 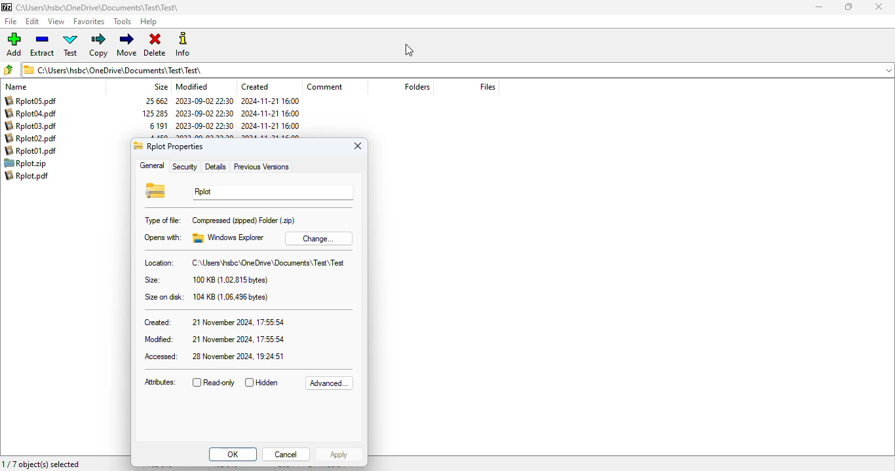 What do you see at coordinates (16, 87) in the screenshot?
I see `name` at bounding box center [16, 87].